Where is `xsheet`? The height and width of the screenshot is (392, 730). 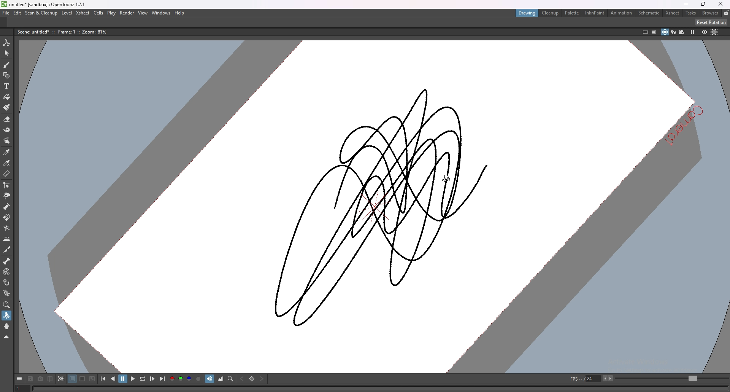 xsheet is located at coordinates (83, 13).